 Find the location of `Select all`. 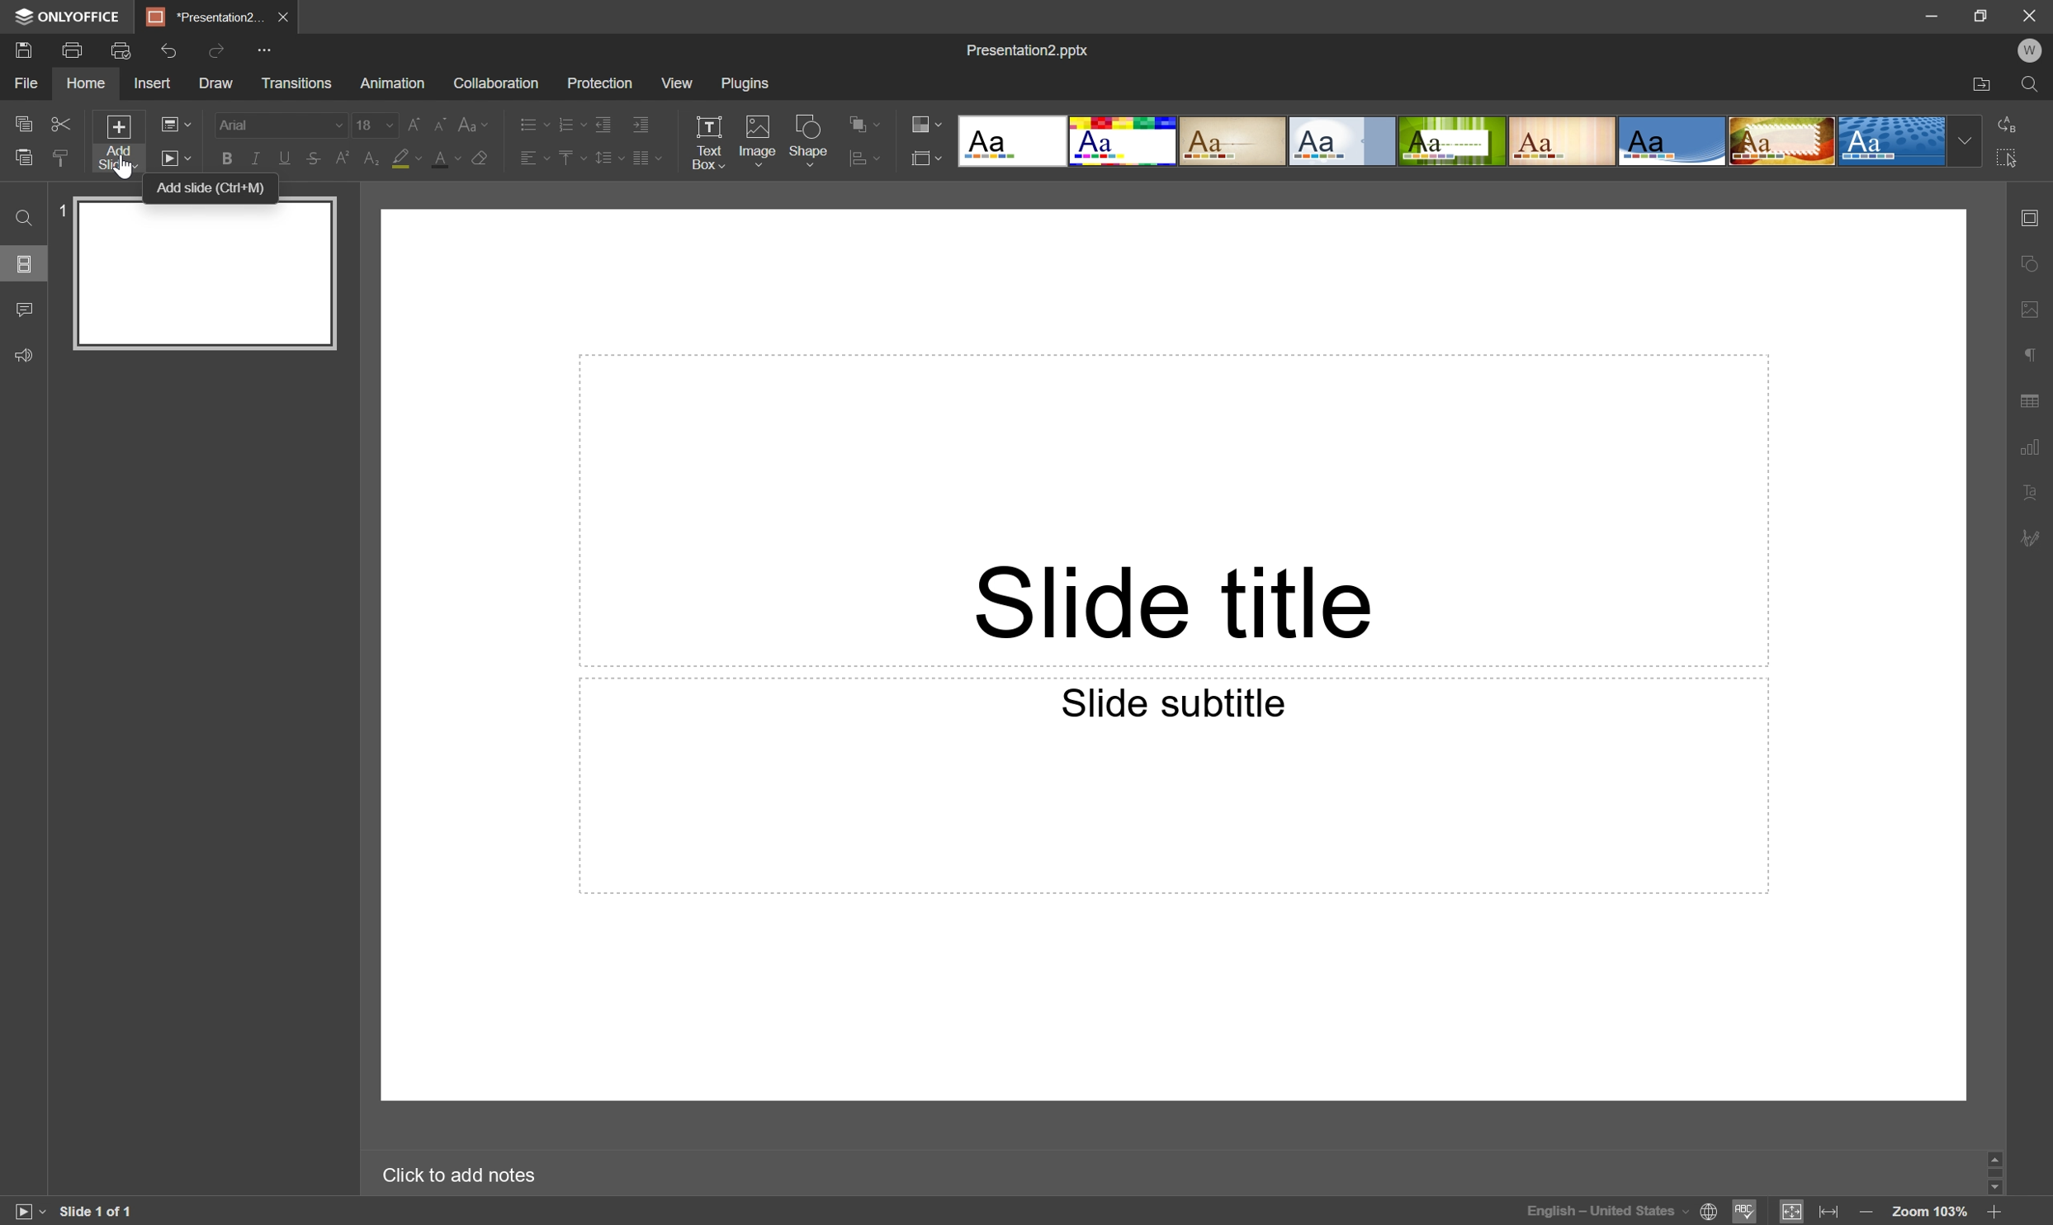

Select all is located at coordinates (2008, 154).